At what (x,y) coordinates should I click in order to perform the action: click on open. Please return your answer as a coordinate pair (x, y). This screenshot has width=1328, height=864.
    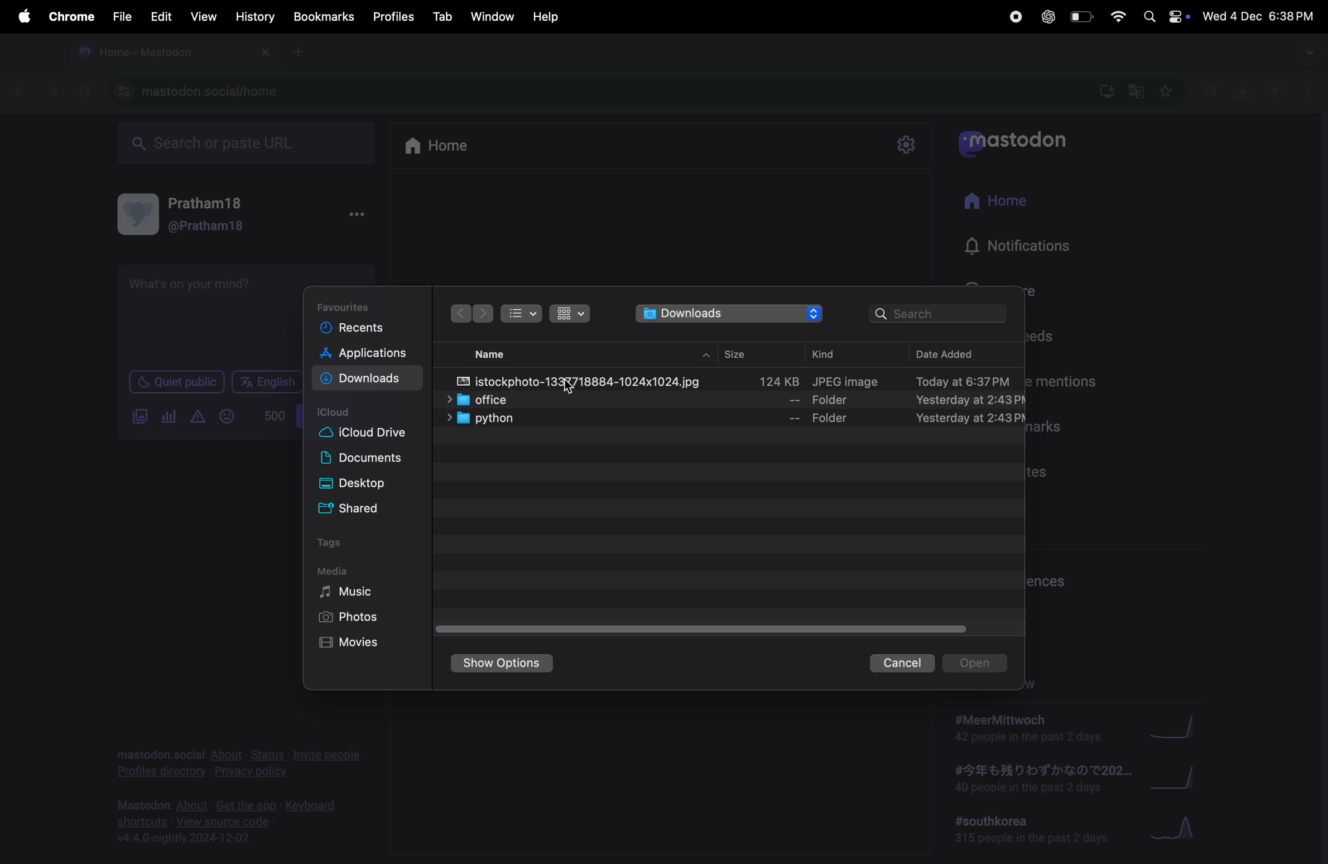
    Looking at the image, I should click on (979, 662).